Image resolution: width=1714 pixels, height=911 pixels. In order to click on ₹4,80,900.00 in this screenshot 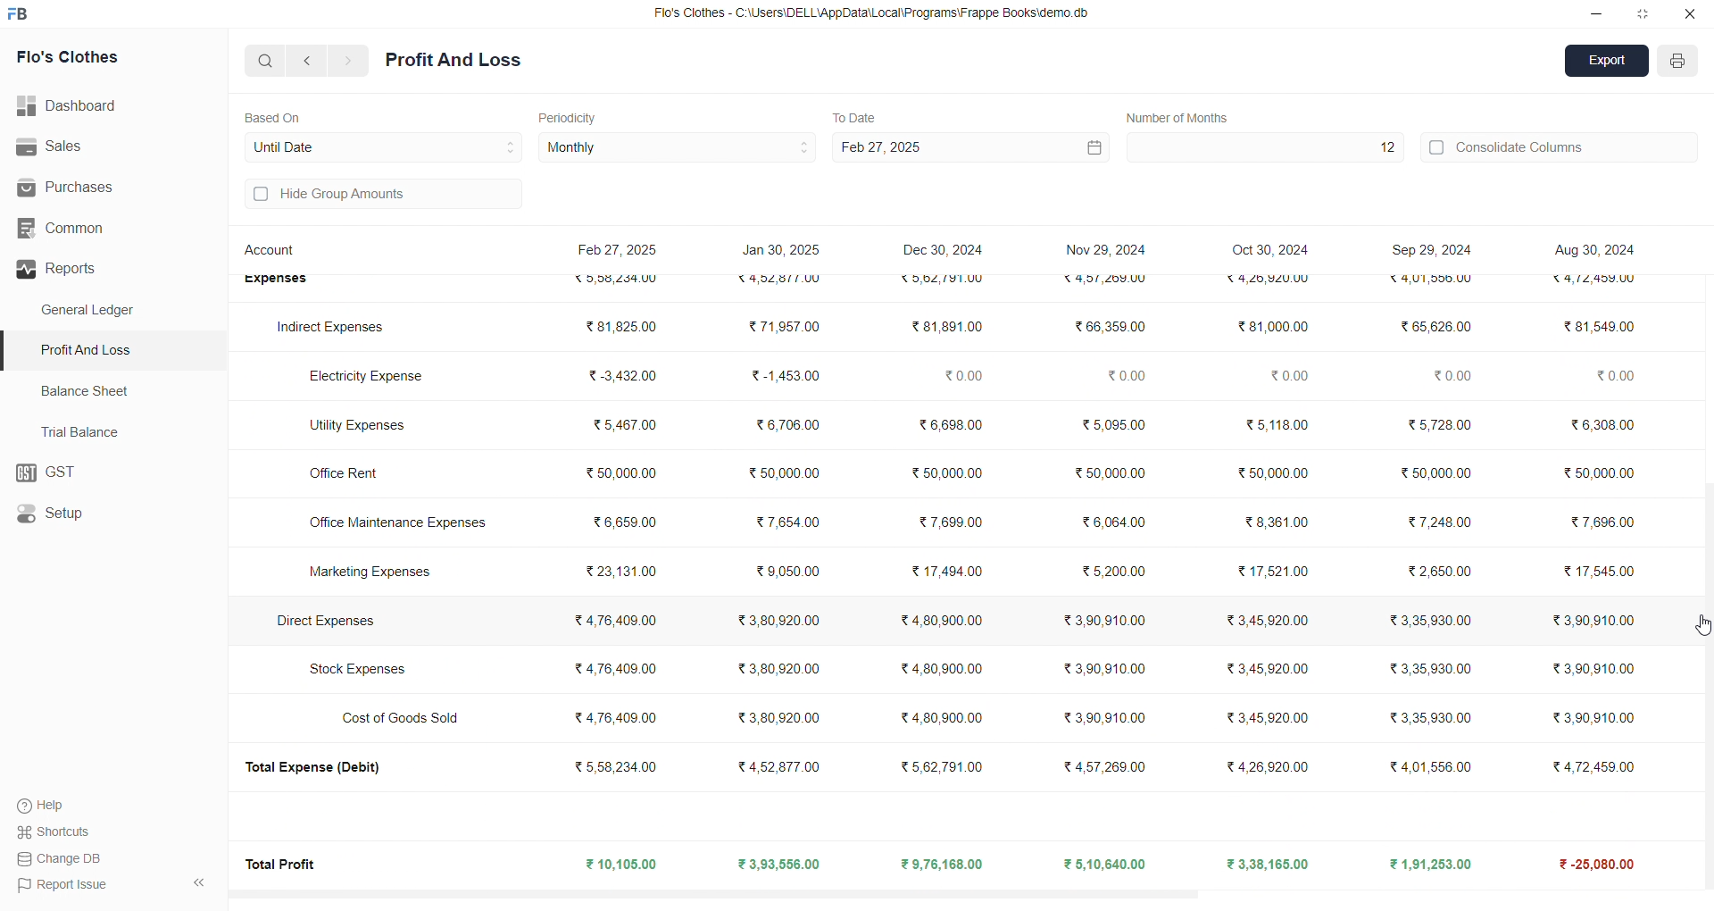, I will do `click(944, 718)`.